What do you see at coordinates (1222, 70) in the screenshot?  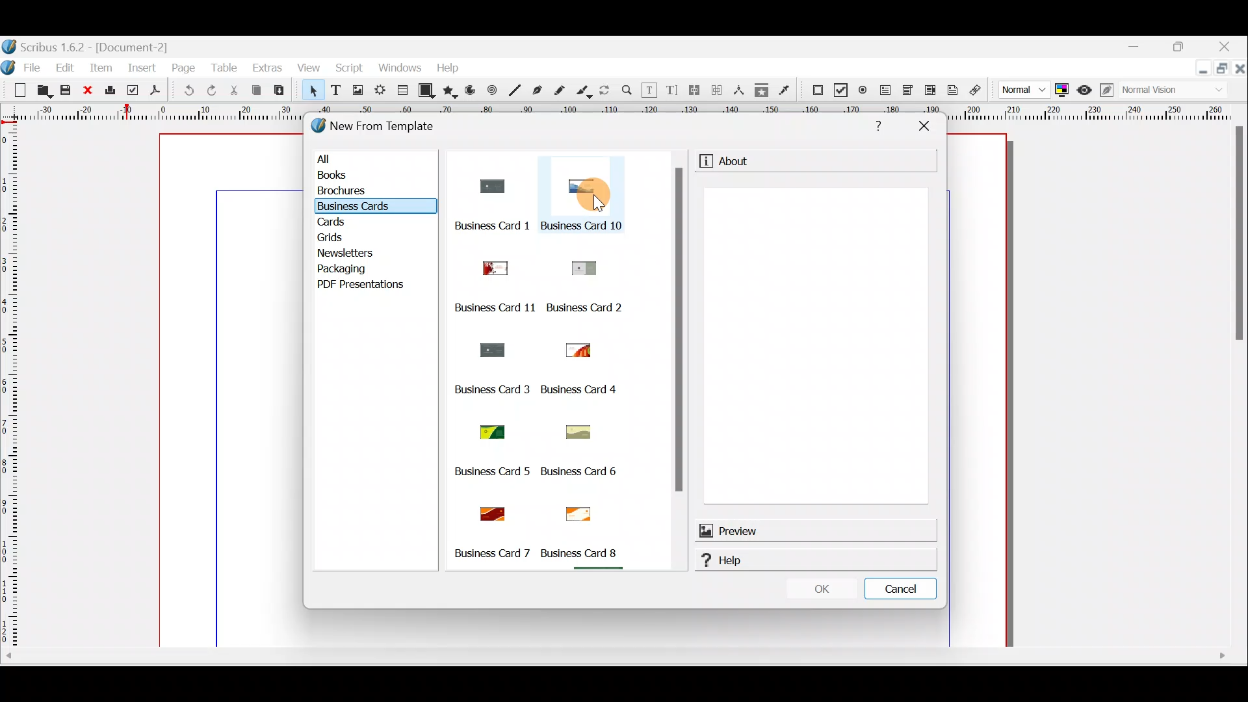 I see `Maximise` at bounding box center [1222, 70].